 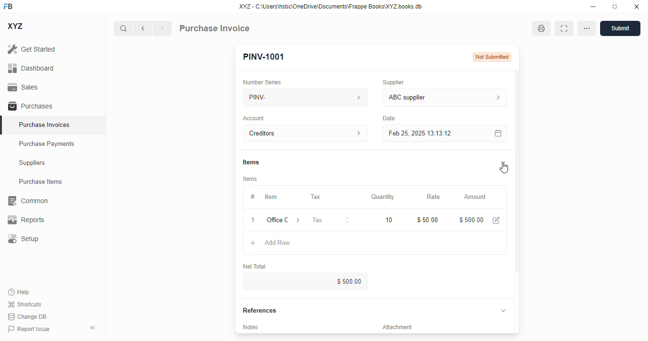 What do you see at coordinates (593, 6) in the screenshot?
I see `minimize` at bounding box center [593, 6].